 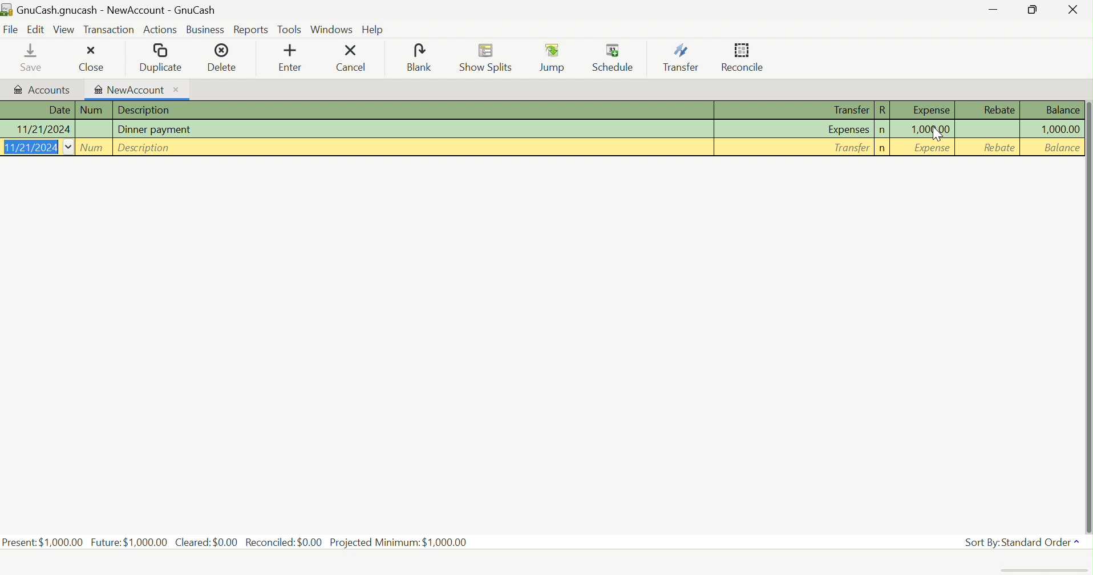 I want to click on Tools, so click(x=290, y=29).